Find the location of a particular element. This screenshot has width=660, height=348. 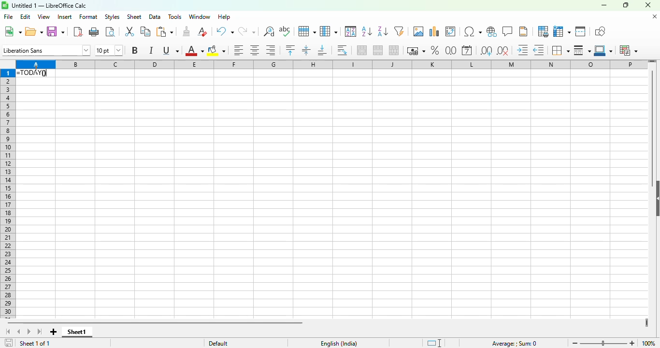

help is located at coordinates (224, 17).